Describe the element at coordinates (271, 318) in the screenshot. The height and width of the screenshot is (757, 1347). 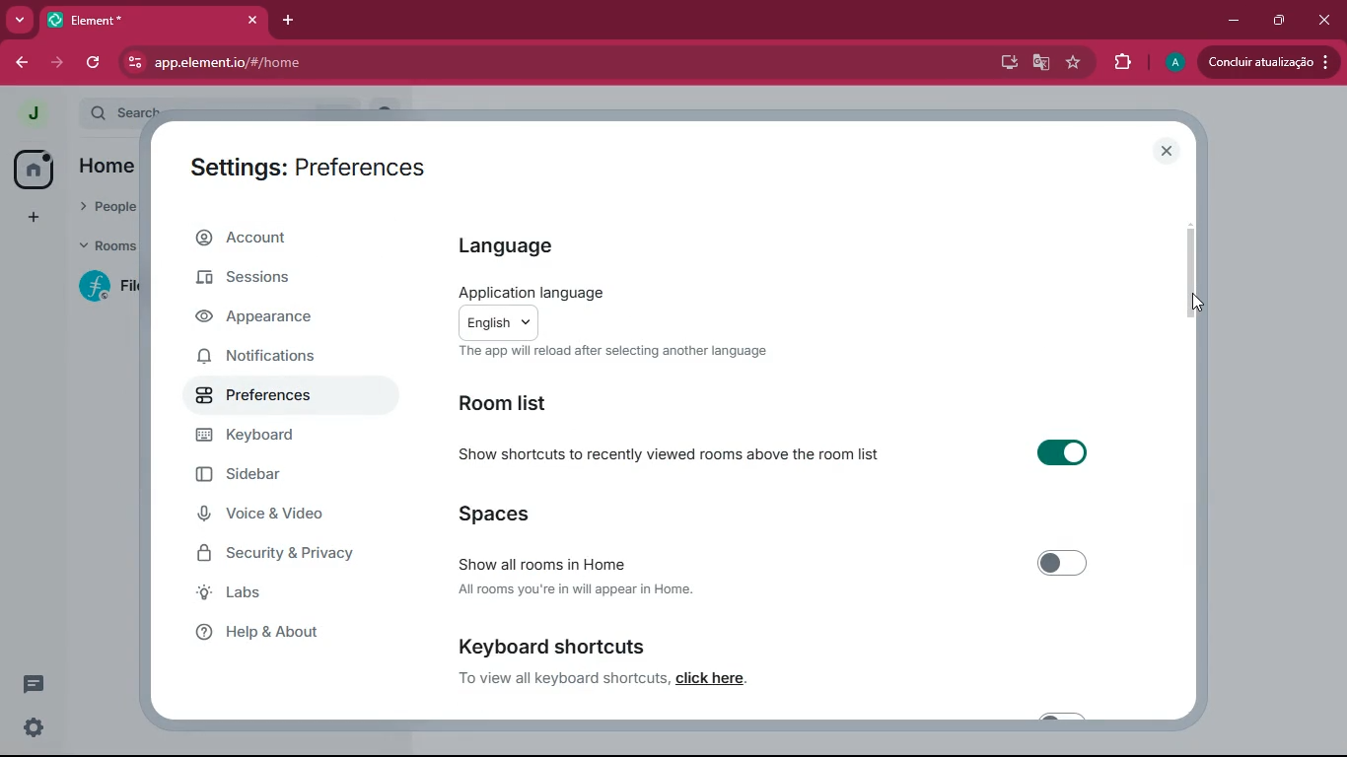
I see `appearance` at that location.